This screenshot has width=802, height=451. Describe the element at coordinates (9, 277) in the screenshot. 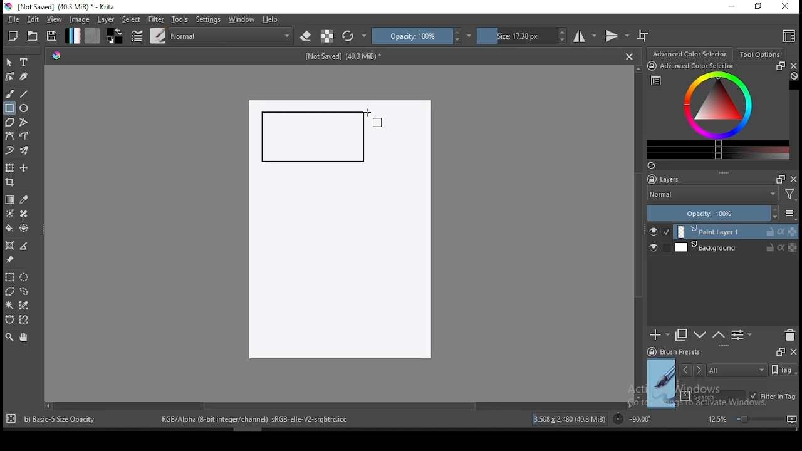

I see `rectangular selection tool` at that location.